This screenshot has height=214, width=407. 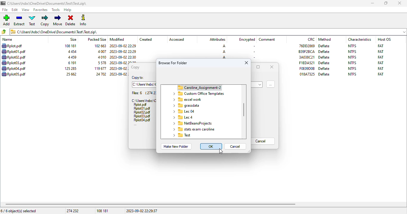 I want to click on A, so click(x=223, y=46).